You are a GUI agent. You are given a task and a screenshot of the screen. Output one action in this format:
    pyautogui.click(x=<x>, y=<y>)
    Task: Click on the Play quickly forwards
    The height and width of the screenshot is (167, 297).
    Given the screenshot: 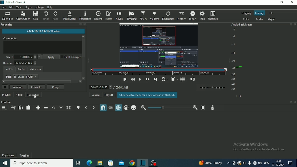 What is the action you would take?
    pyautogui.click(x=148, y=79)
    